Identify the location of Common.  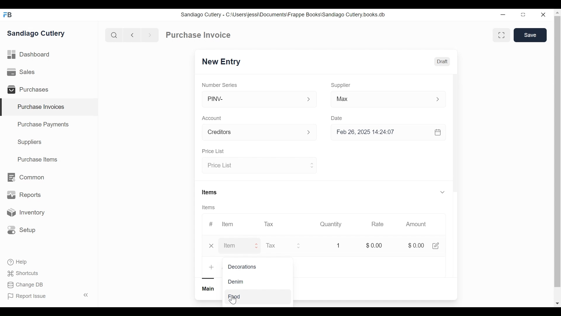
(25, 177).